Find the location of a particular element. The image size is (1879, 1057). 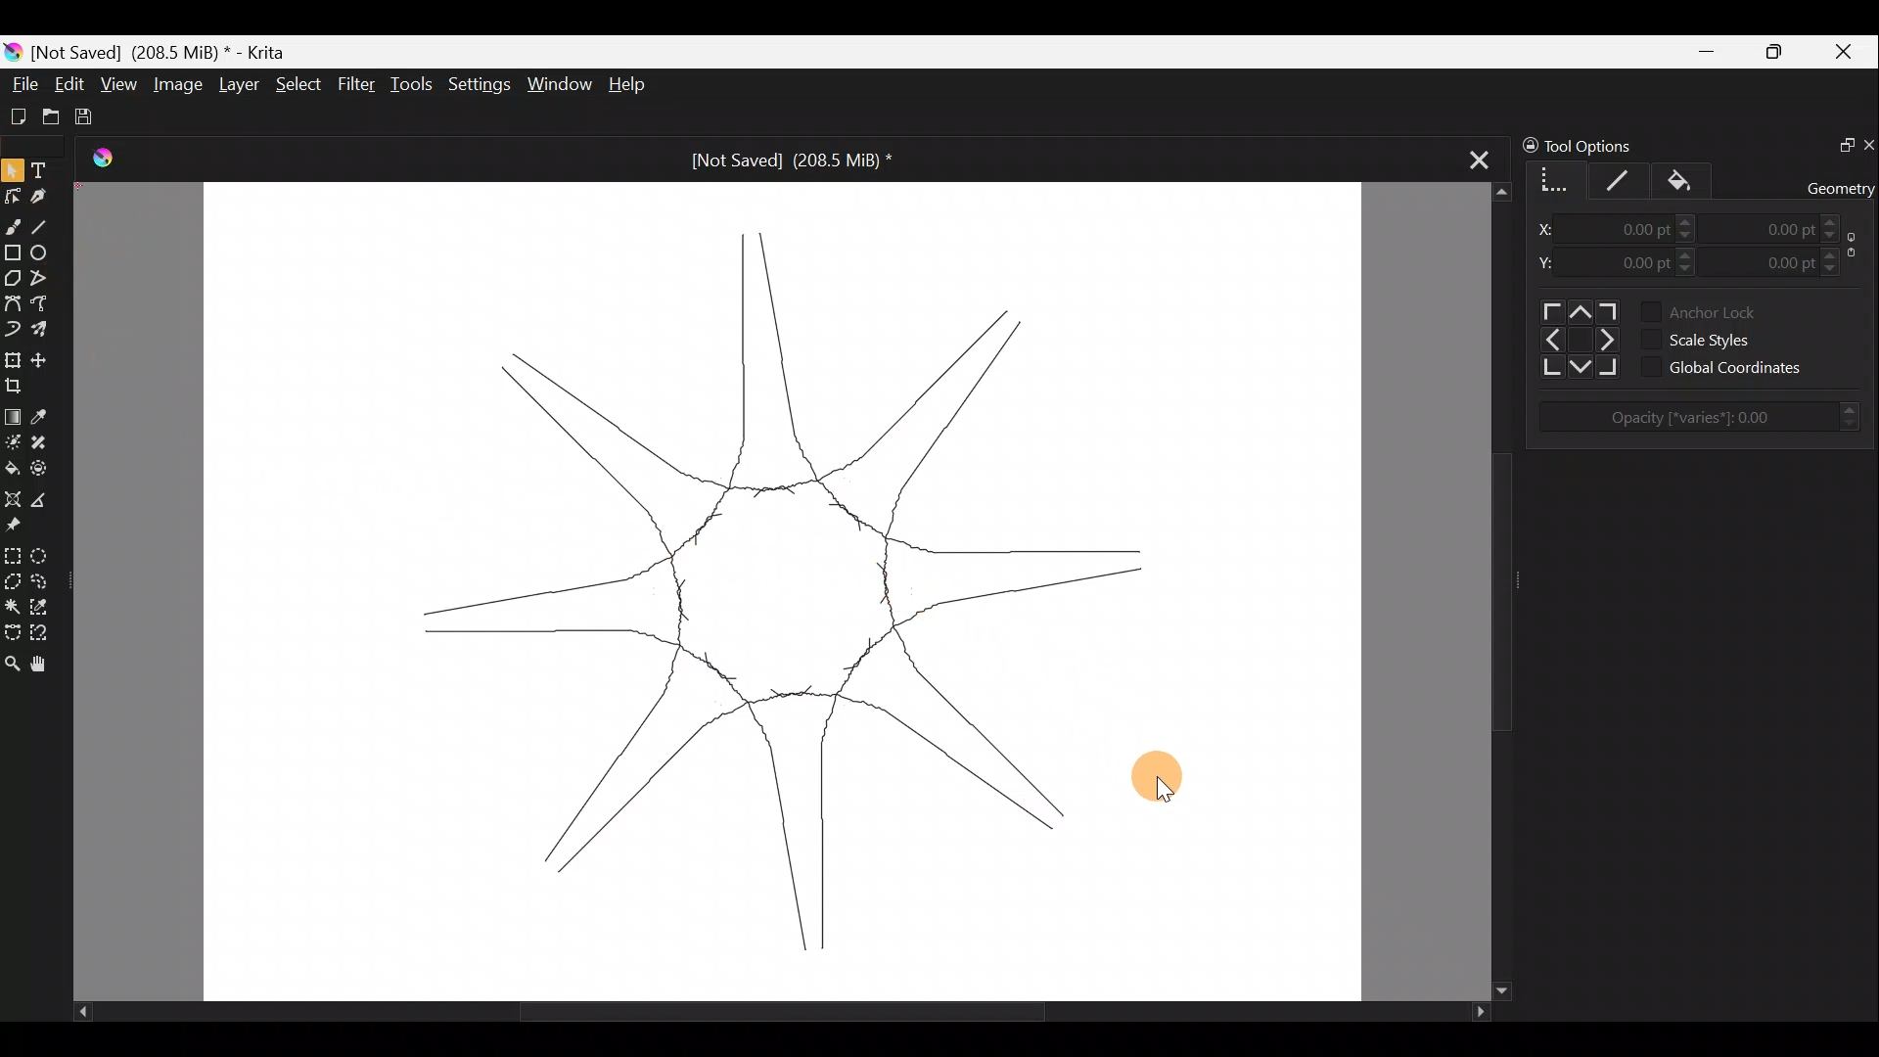

Polygonal selection tool is located at coordinates (13, 580).